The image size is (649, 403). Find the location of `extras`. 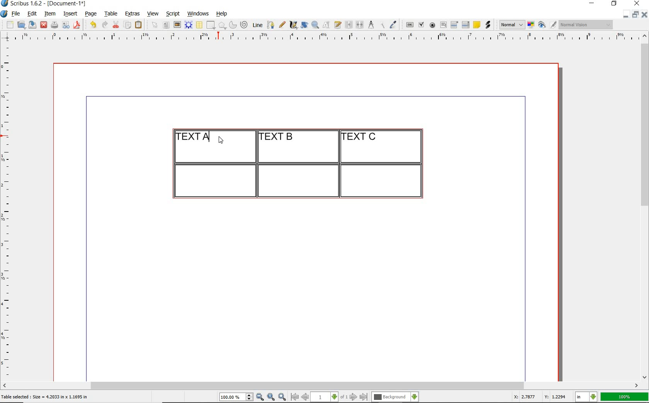

extras is located at coordinates (133, 14).